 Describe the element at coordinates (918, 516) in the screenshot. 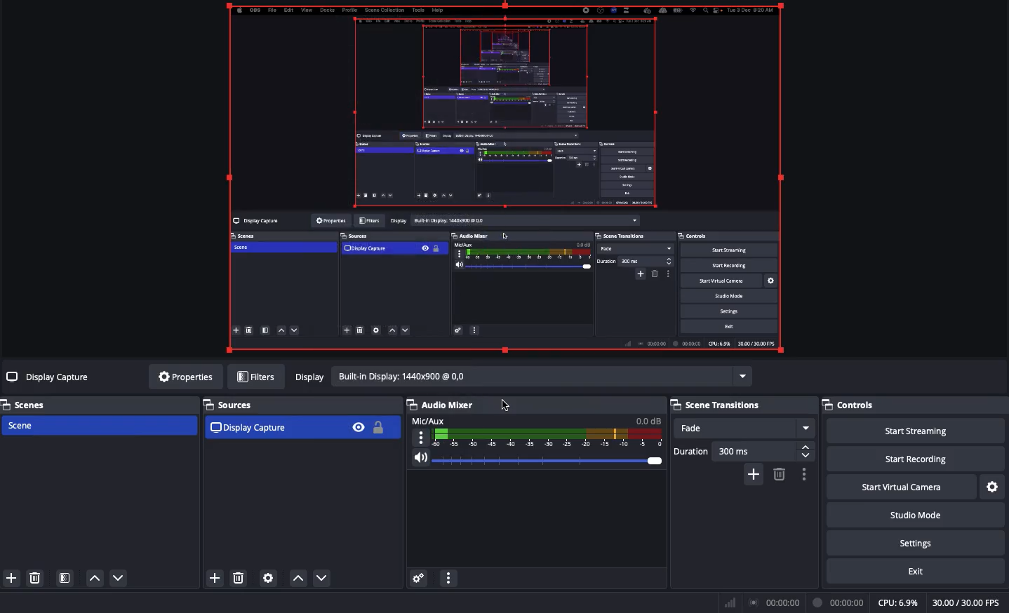

I see `Studio mode` at that location.